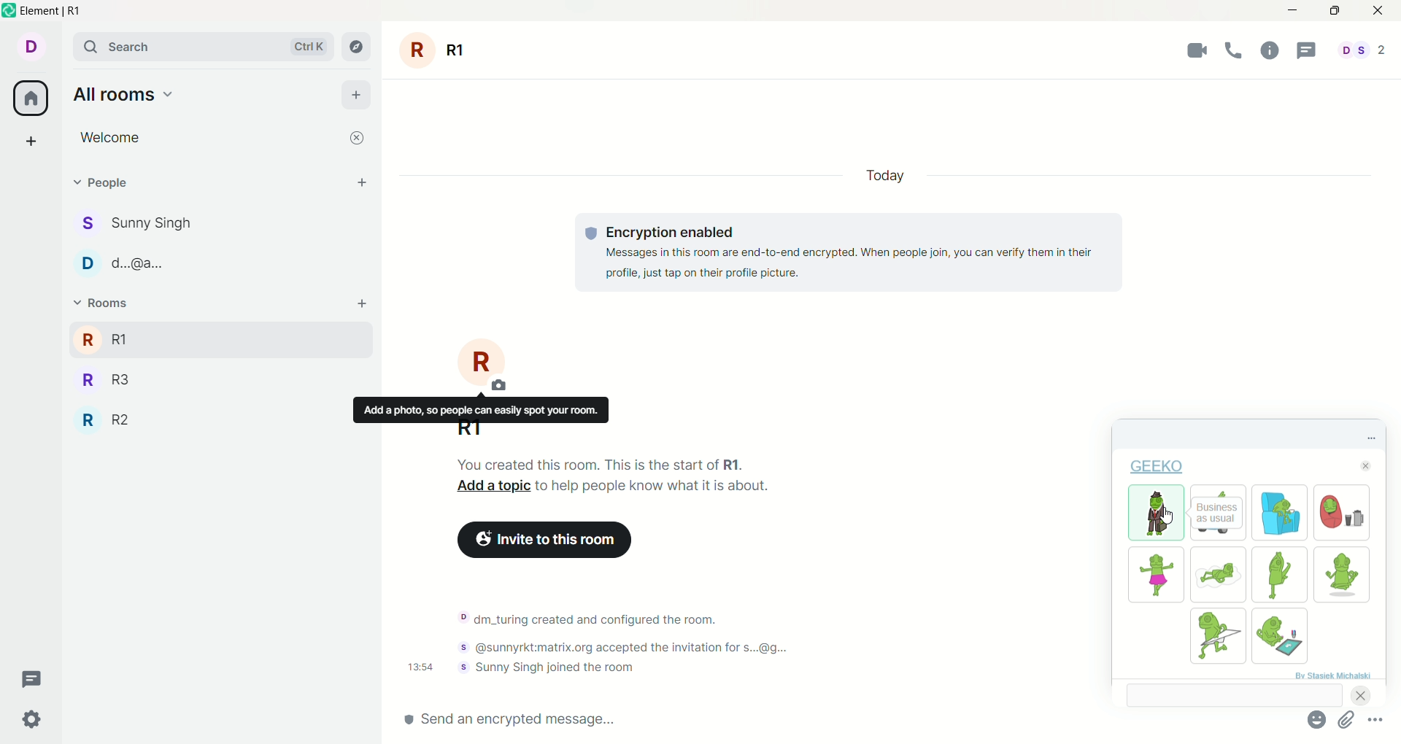  I want to click on Sunny Singh chat, so click(134, 223).